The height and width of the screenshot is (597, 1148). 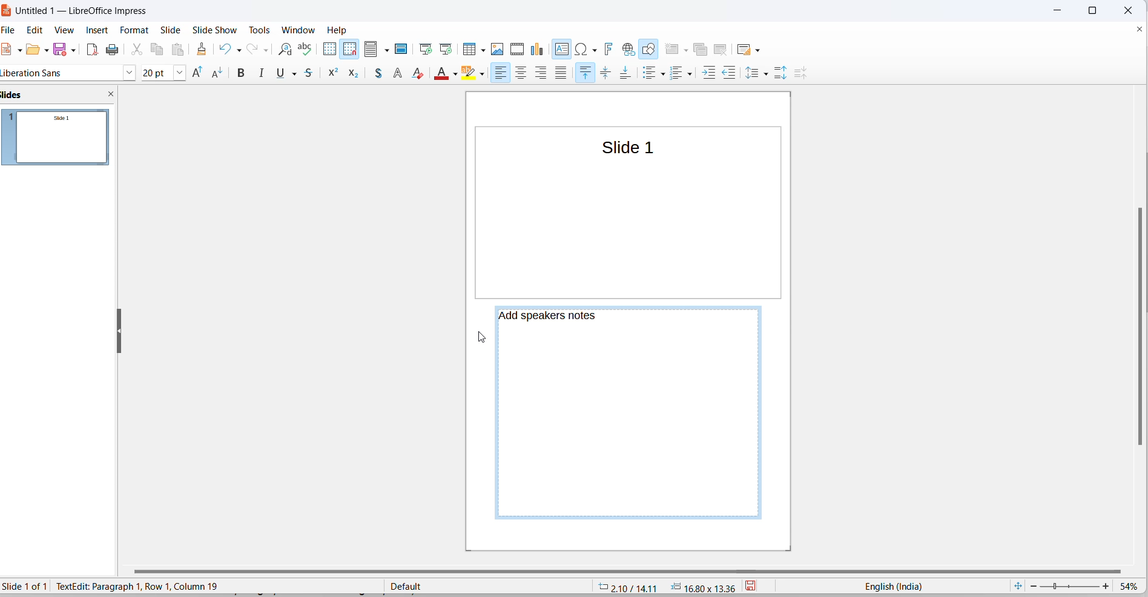 What do you see at coordinates (397, 72) in the screenshot?
I see `stars` at bounding box center [397, 72].